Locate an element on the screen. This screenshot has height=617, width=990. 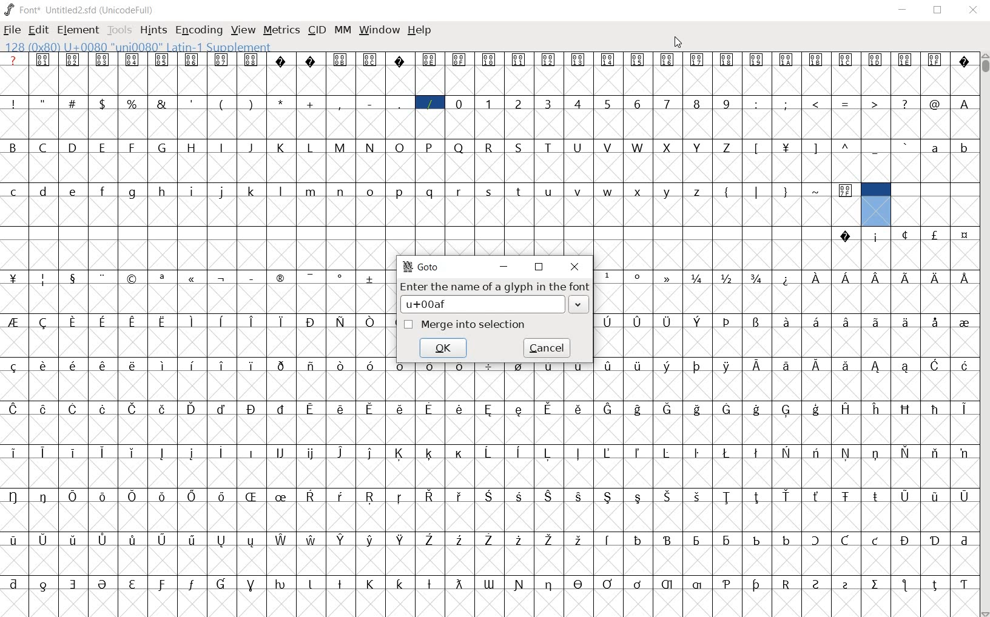
Symbol is located at coordinates (283, 539).